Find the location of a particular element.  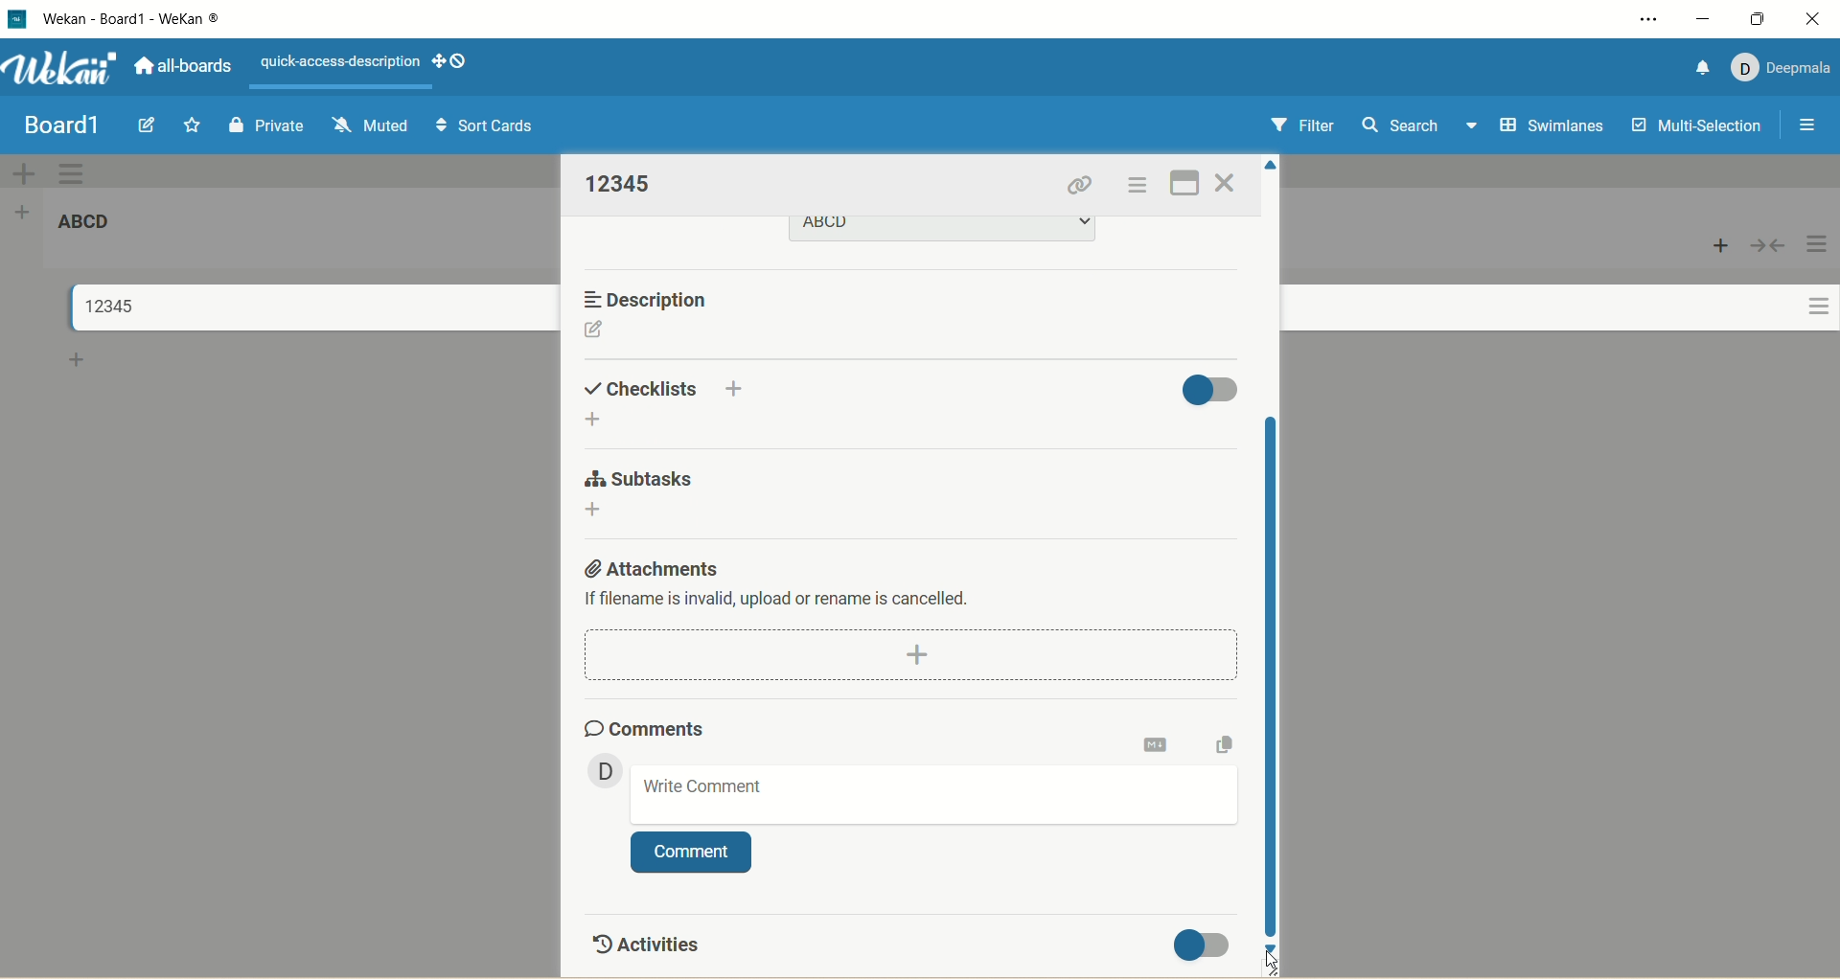

collapse is located at coordinates (1766, 246).